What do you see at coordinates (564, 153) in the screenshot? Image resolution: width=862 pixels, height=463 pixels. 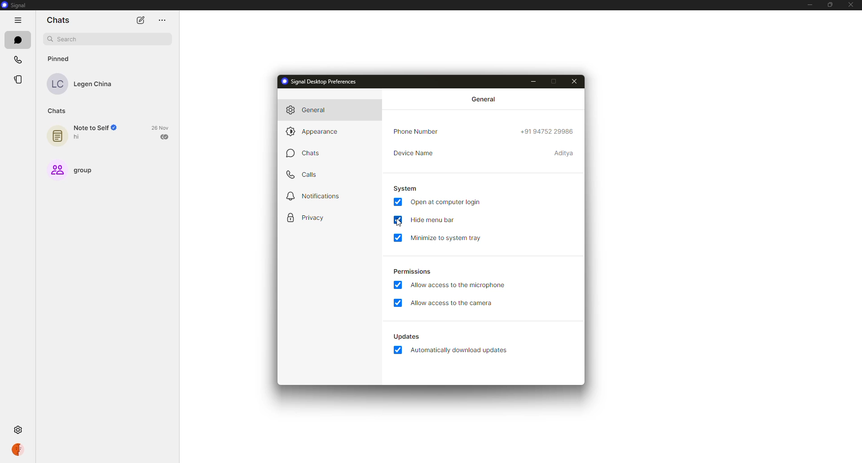 I see `device name` at bounding box center [564, 153].